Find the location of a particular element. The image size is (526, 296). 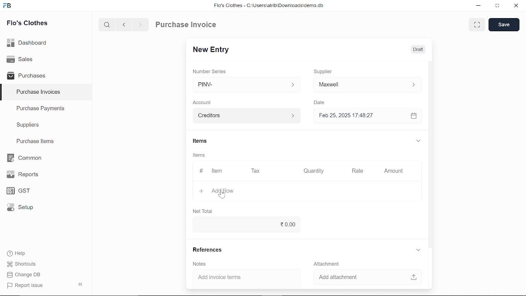

serach is located at coordinates (106, 25).